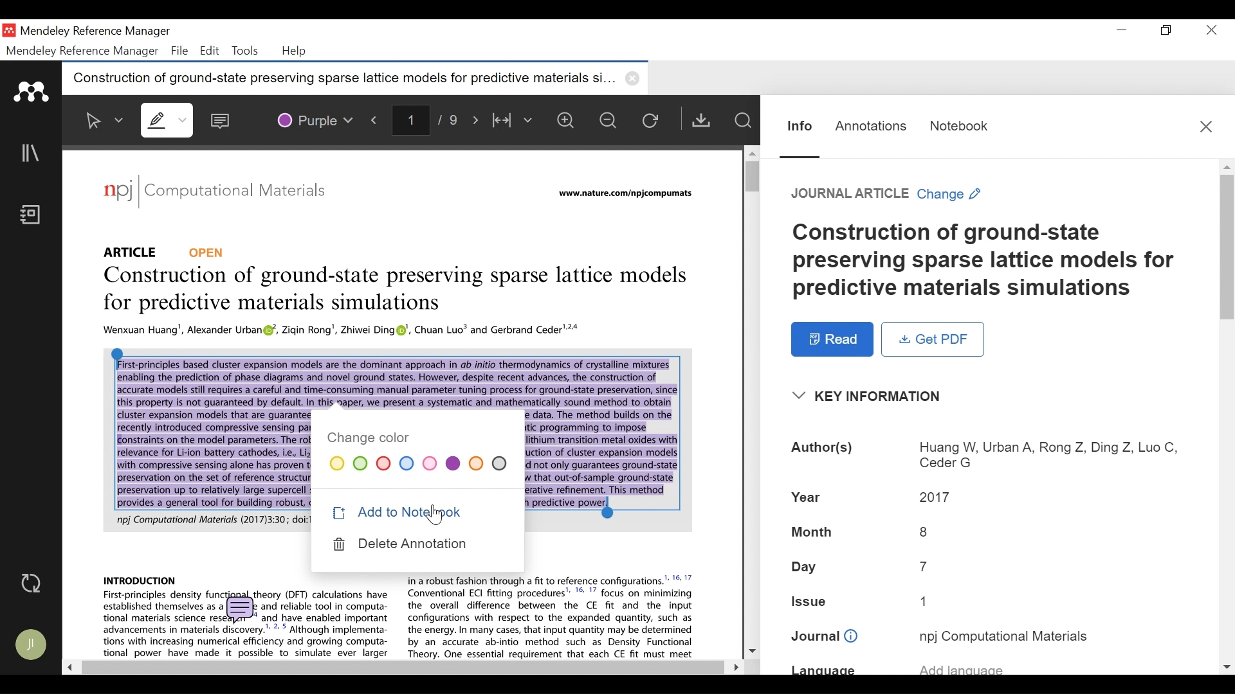 This screenshot has width=1235, height=694. I want to click on Title, so click(987, 261).